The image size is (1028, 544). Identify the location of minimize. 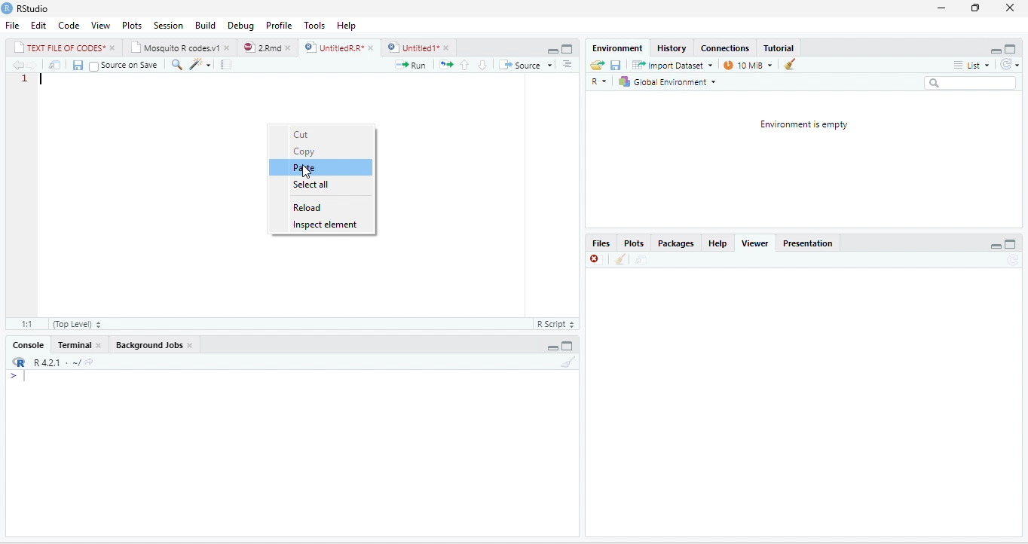
(568, 48).